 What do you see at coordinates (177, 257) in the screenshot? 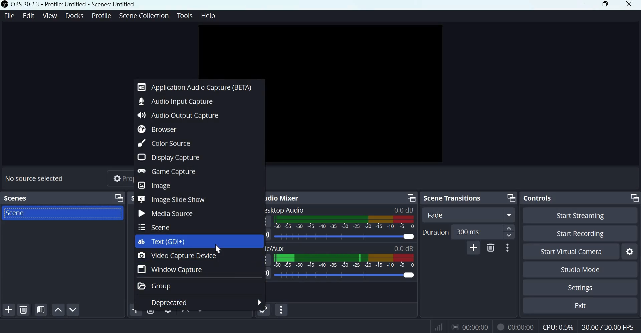
I see `Video capture device` at bounding box center [177, 257].